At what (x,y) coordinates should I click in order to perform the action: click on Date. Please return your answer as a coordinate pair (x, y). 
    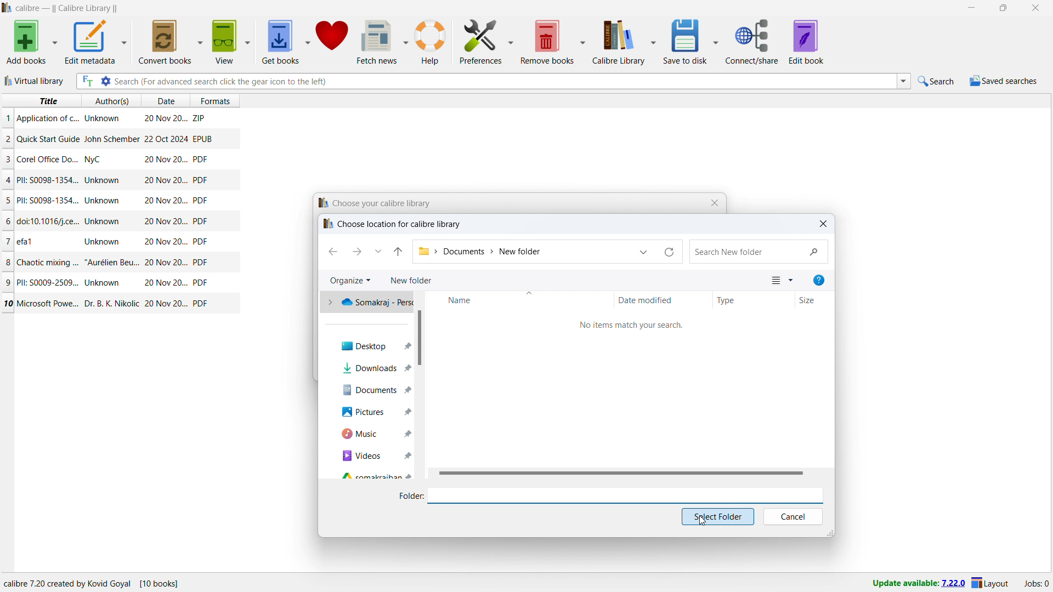
    Looking at the image, I should click on (167, 263).